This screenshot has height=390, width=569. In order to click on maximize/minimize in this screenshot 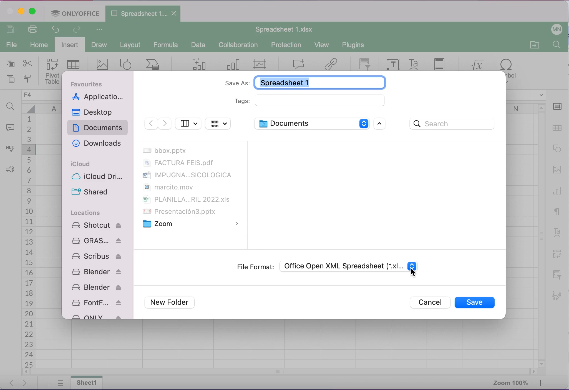, I will do `click(382, 124)`.